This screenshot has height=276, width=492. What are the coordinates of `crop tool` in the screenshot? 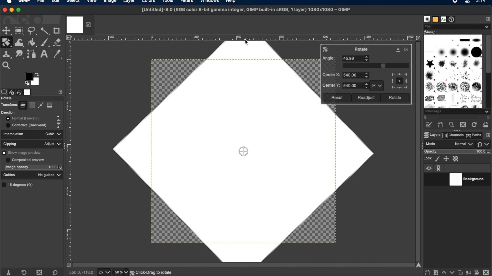 It's located at (58, 30).